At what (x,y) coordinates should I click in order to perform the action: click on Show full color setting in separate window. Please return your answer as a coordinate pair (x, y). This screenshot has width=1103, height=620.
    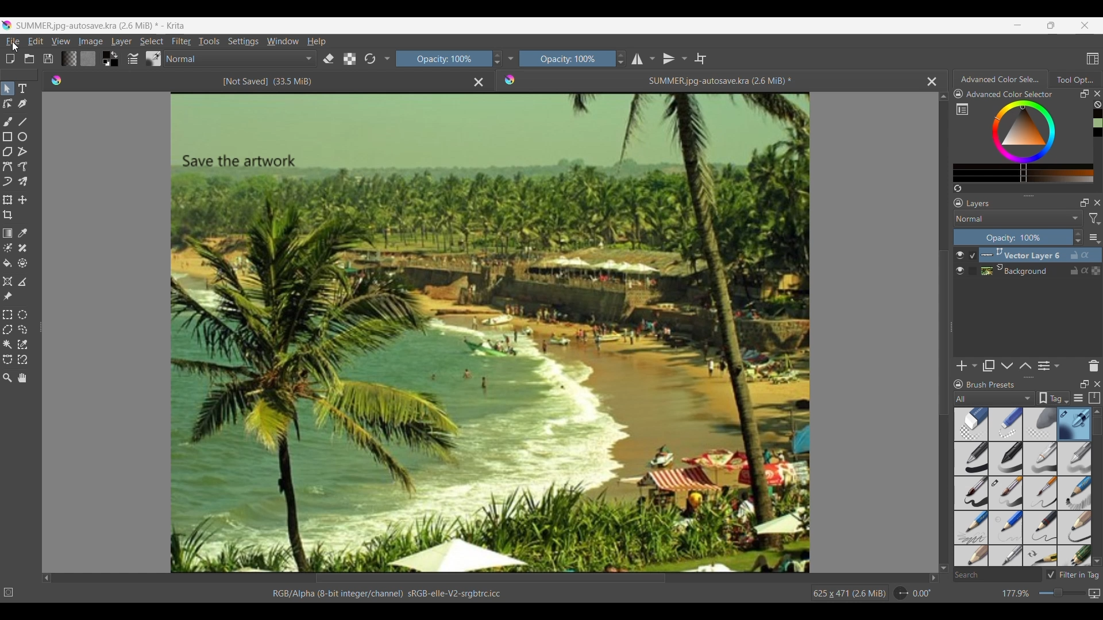
    Looking at the image, I should click on (962, 109).